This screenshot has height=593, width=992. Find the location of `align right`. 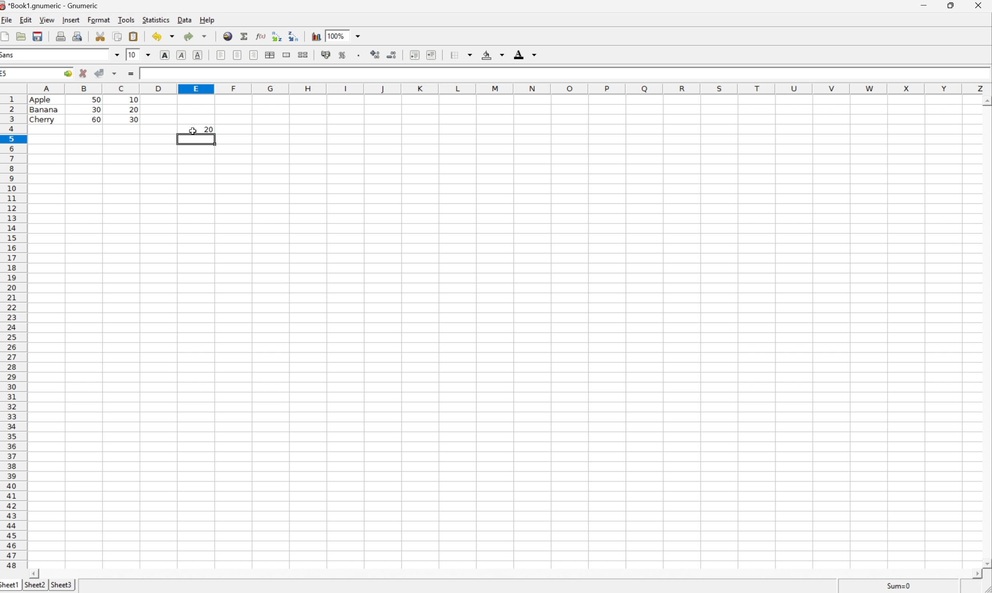

align right is located at coordinates (254, 55).